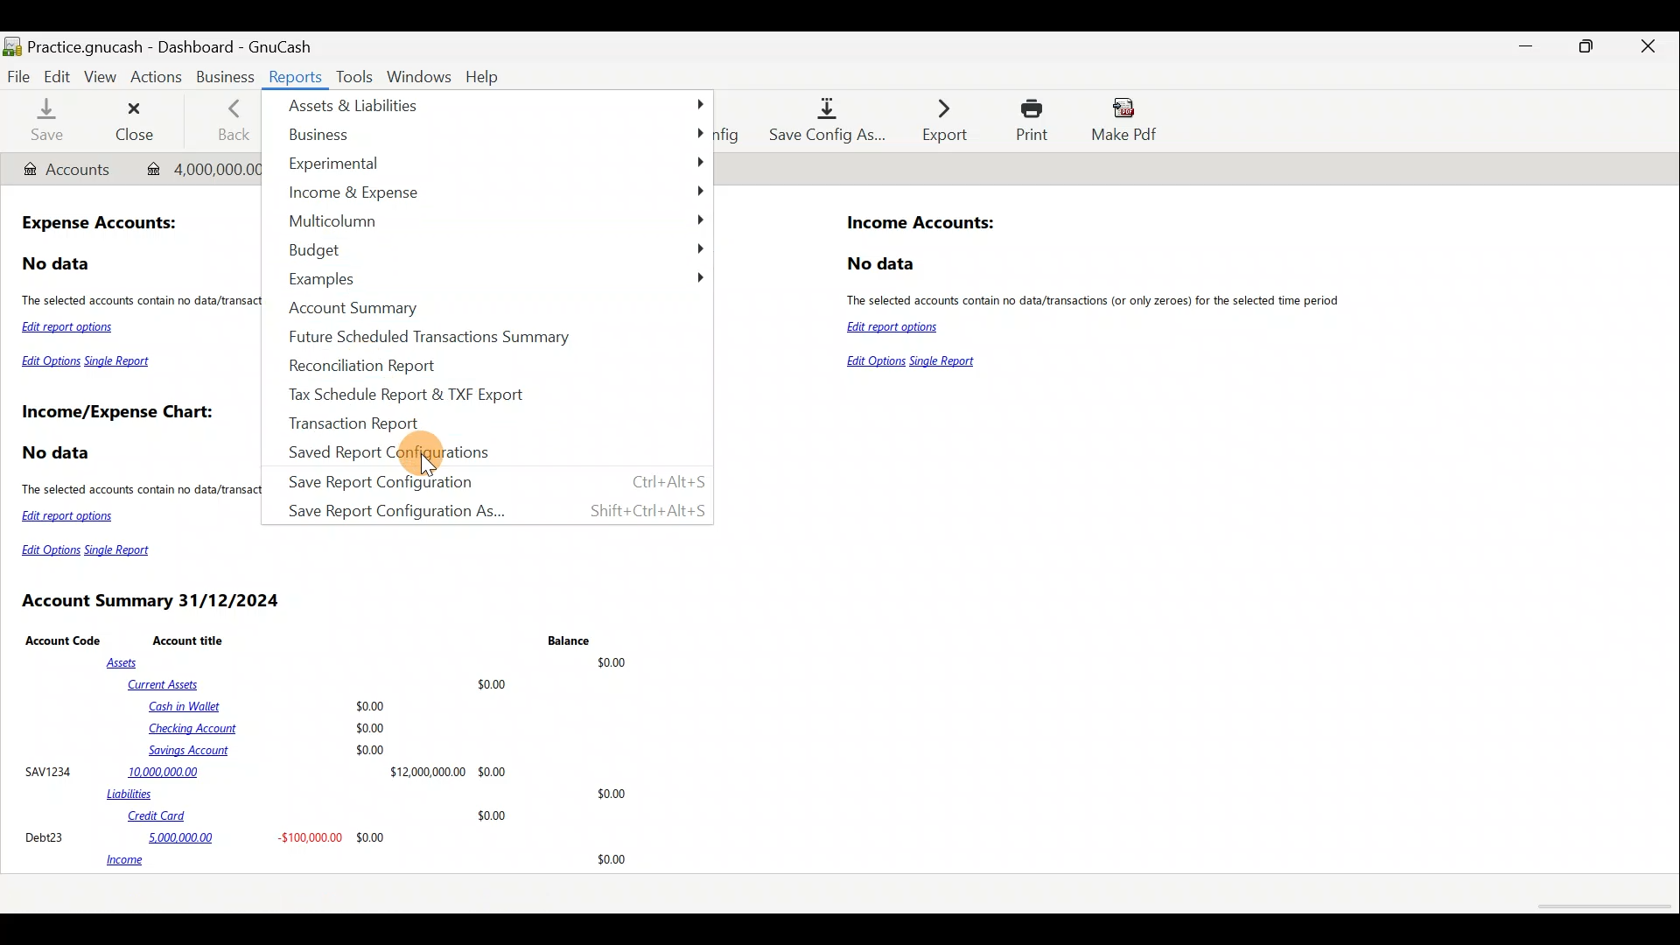 This screenshot has width=1680, height=945. What do you see at coordinates (101, 225) in the screenshot?
I see `Expense Accounts:` at bounding box center [101, 225].